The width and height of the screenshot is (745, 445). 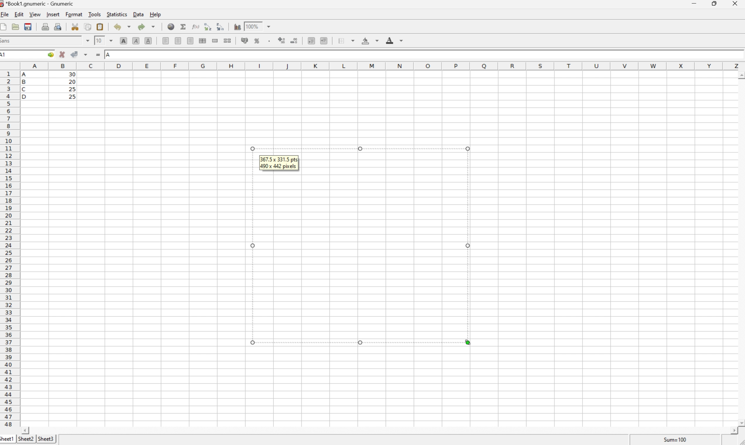 I want to click on View, so click(x=35, y=14).